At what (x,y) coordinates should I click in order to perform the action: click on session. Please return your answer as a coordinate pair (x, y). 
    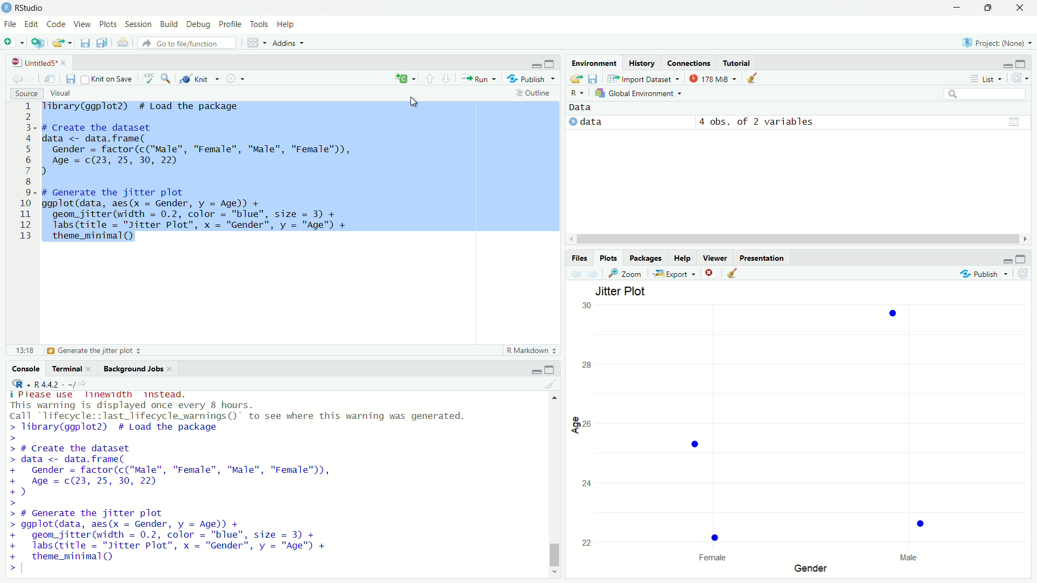
    Looking at the image, I should click on (137, 23).